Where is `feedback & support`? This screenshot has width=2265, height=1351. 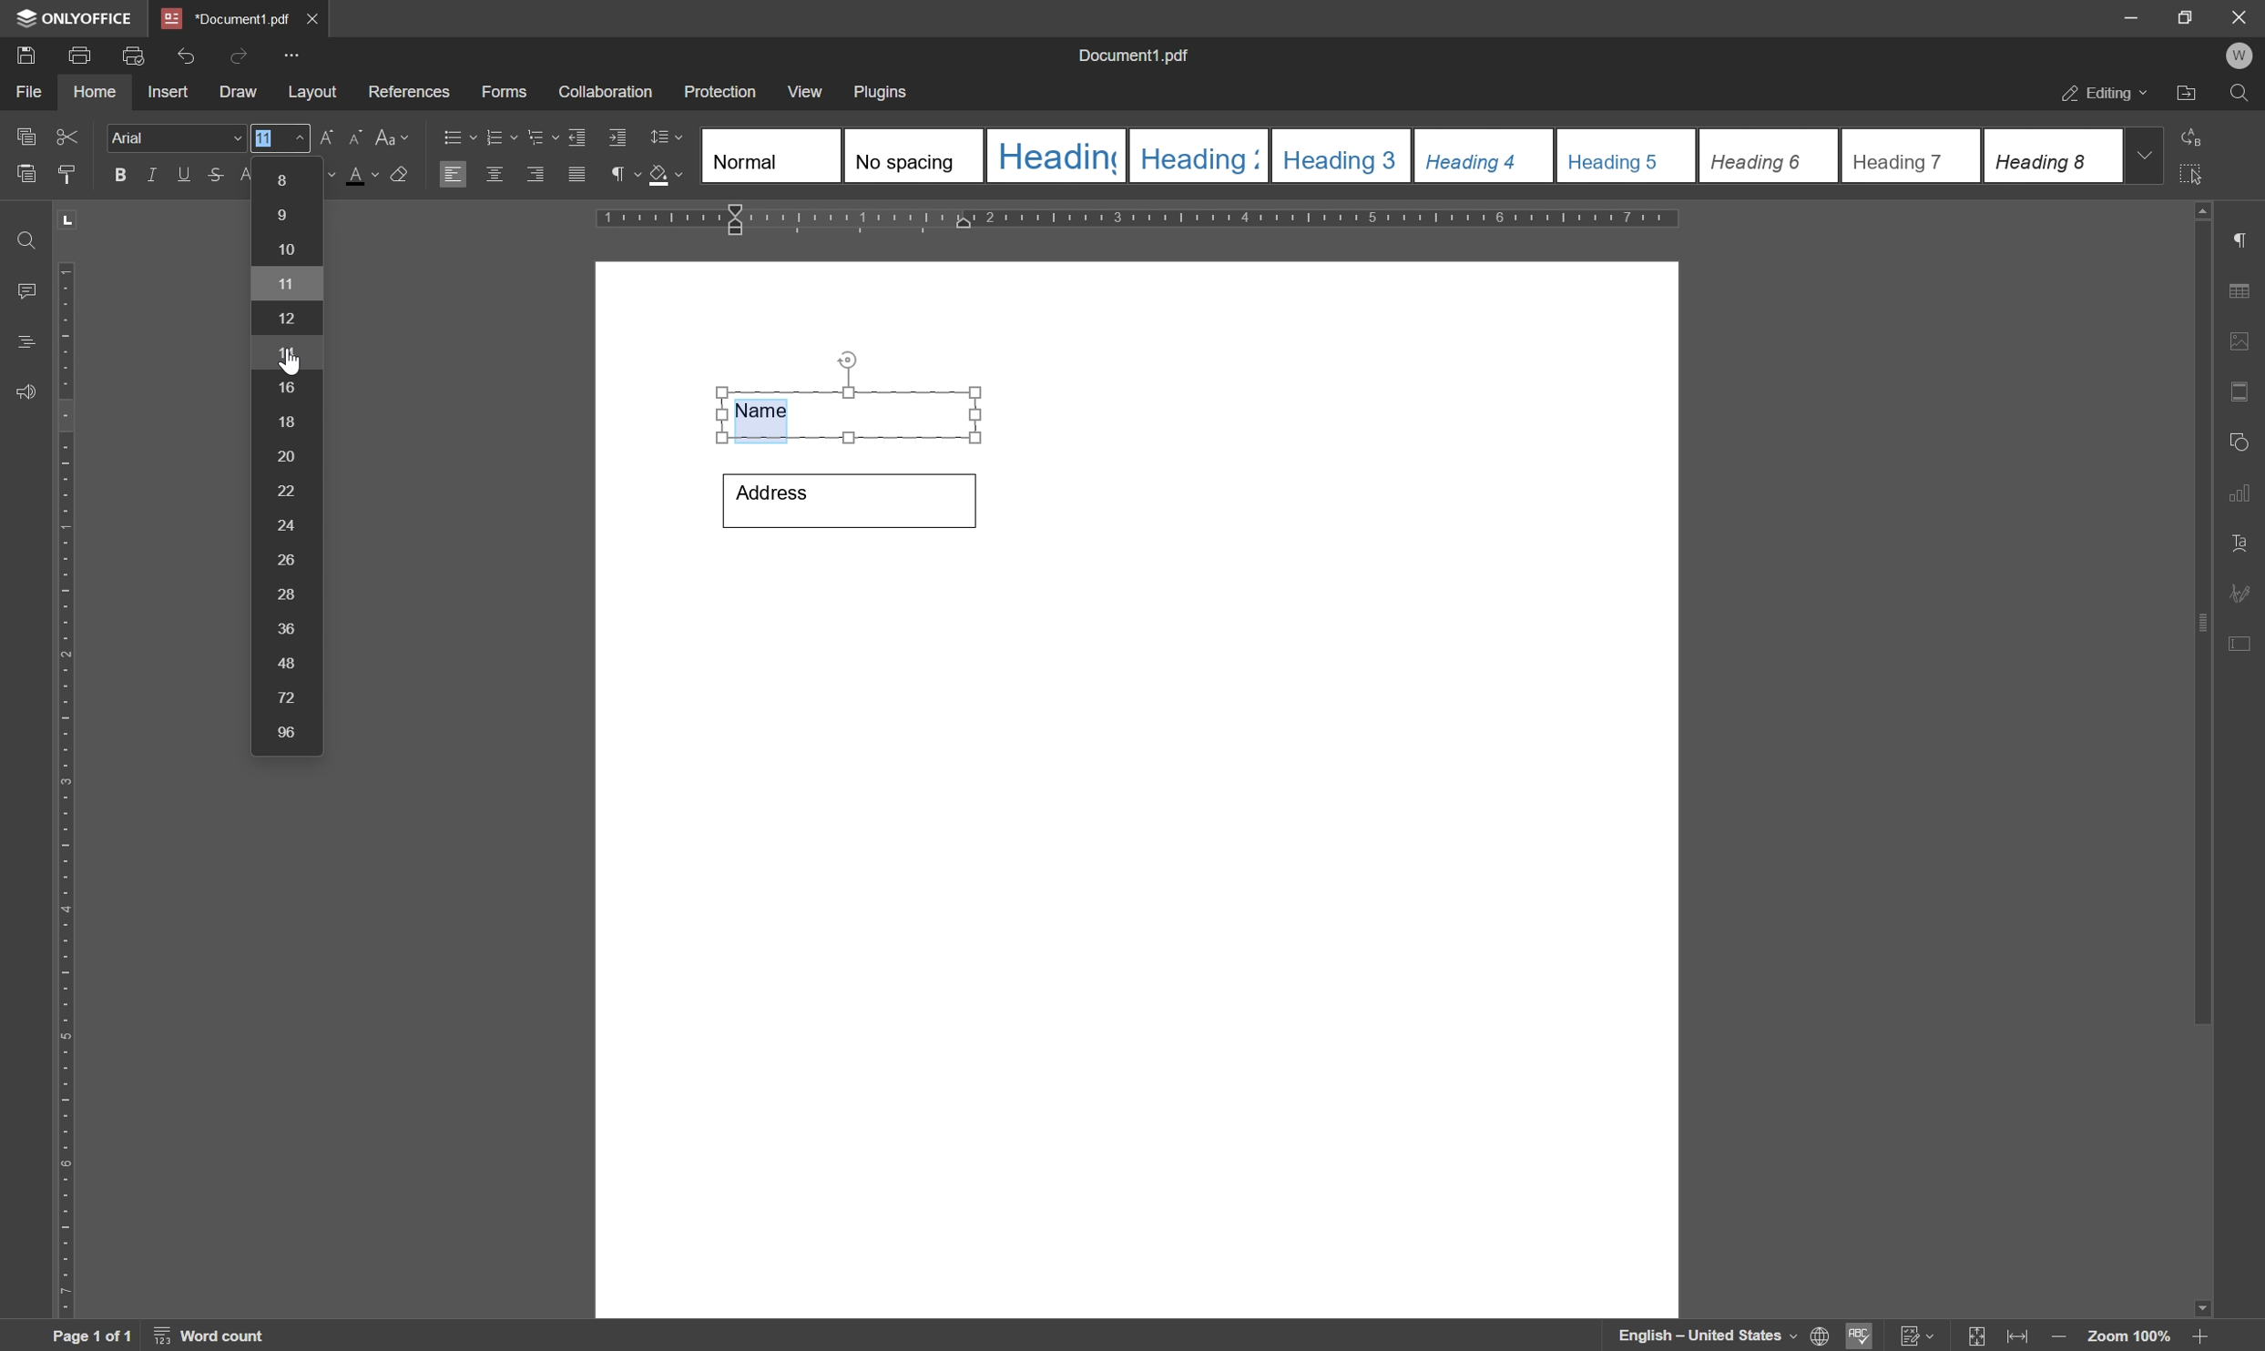
feedback & support is located at coordinates (26, 393).